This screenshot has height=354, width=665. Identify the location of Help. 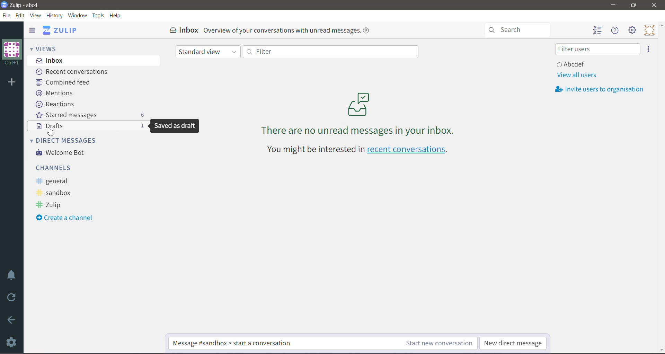
(115, 16).